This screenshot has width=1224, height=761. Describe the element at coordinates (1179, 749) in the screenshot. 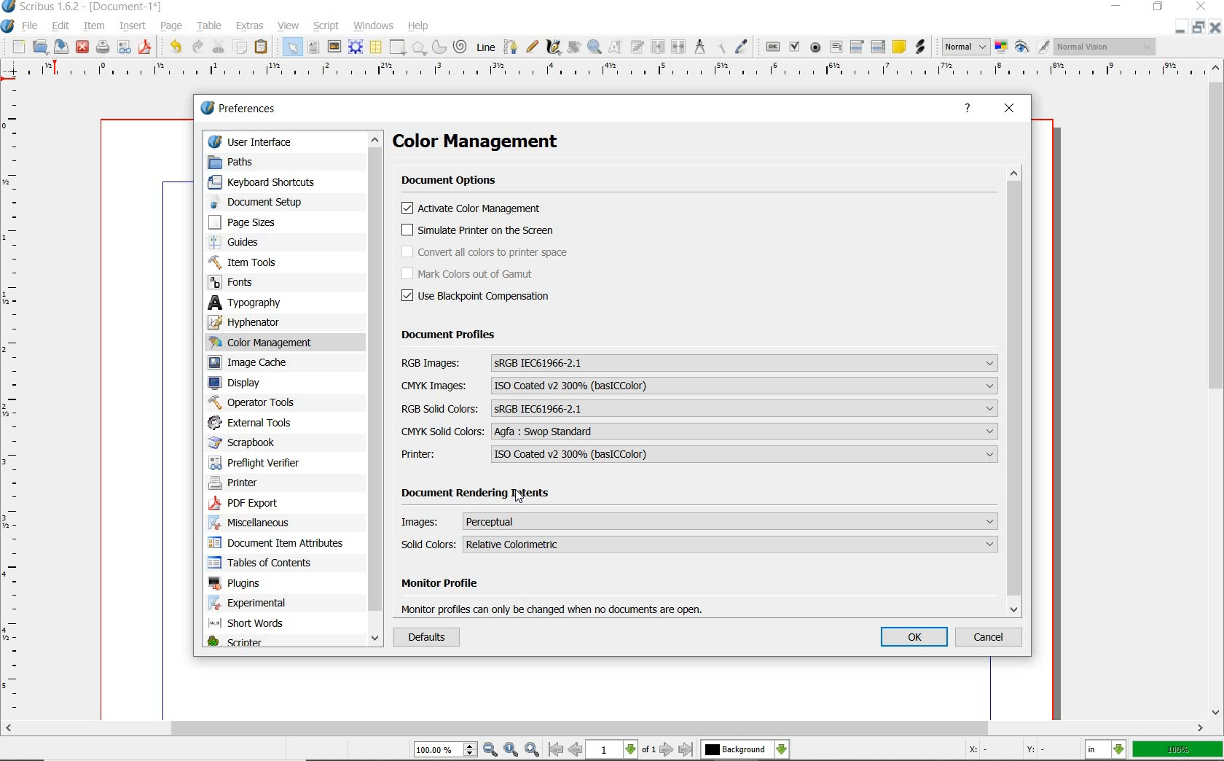

I see `zoom factor` at that location.